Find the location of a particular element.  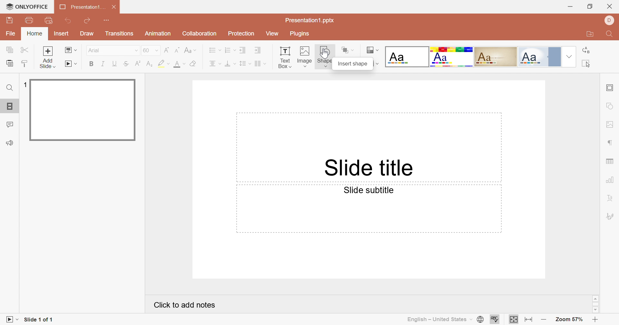

Collaboration is located at coordinates (198, 34).